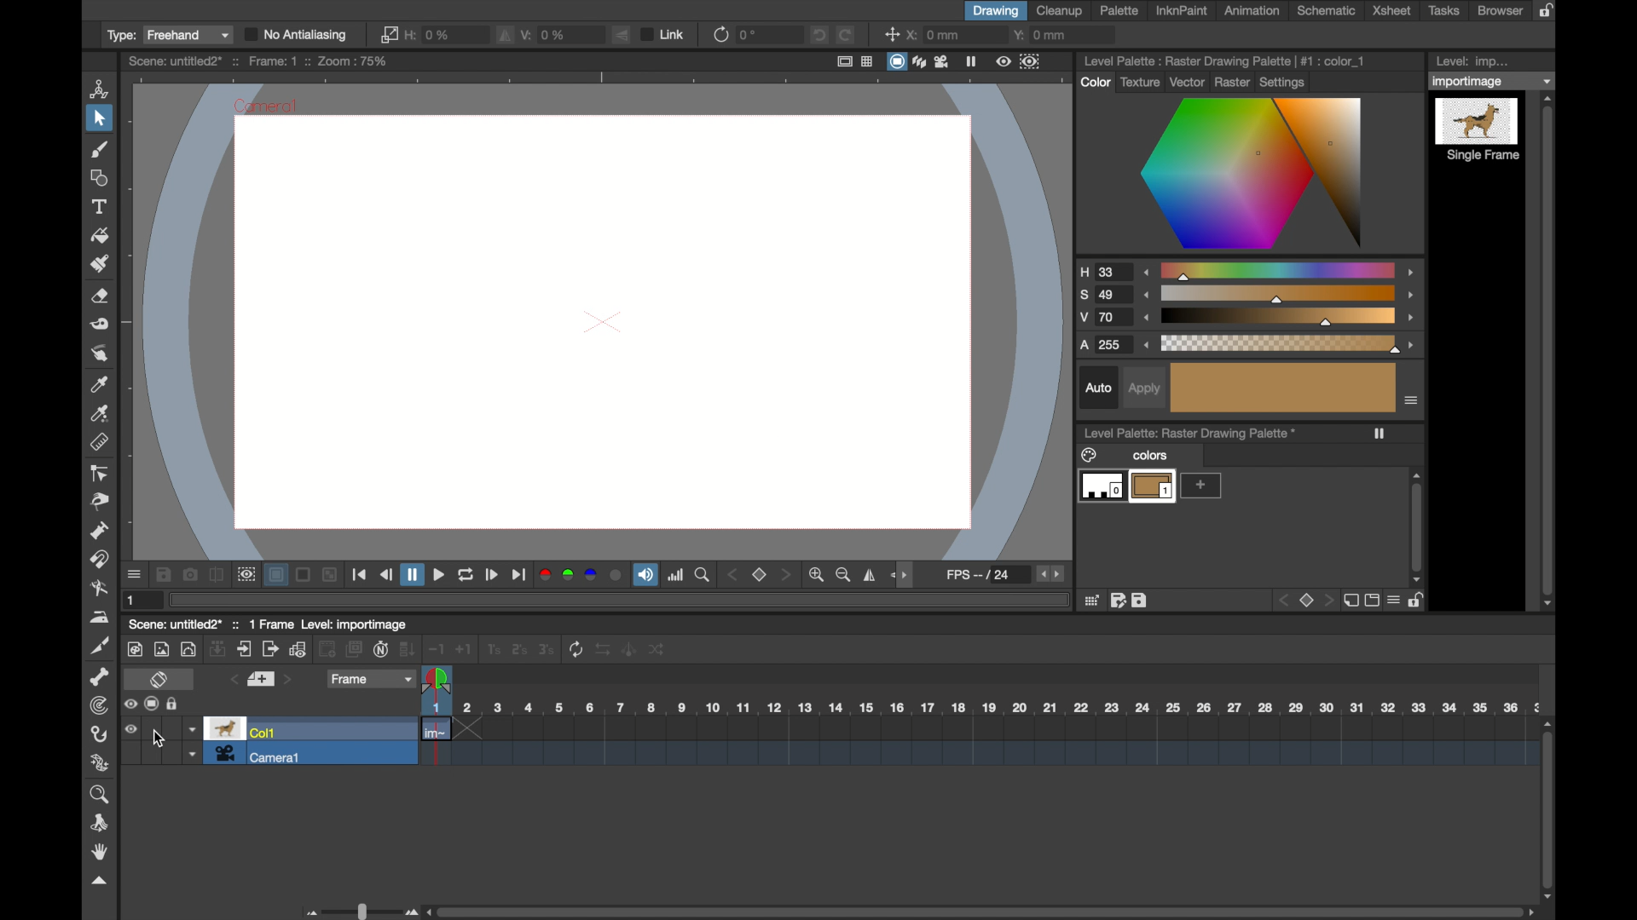  Describe the element at coordinates (1549, 804) in the screenshot. I see `scroll box` at that location.